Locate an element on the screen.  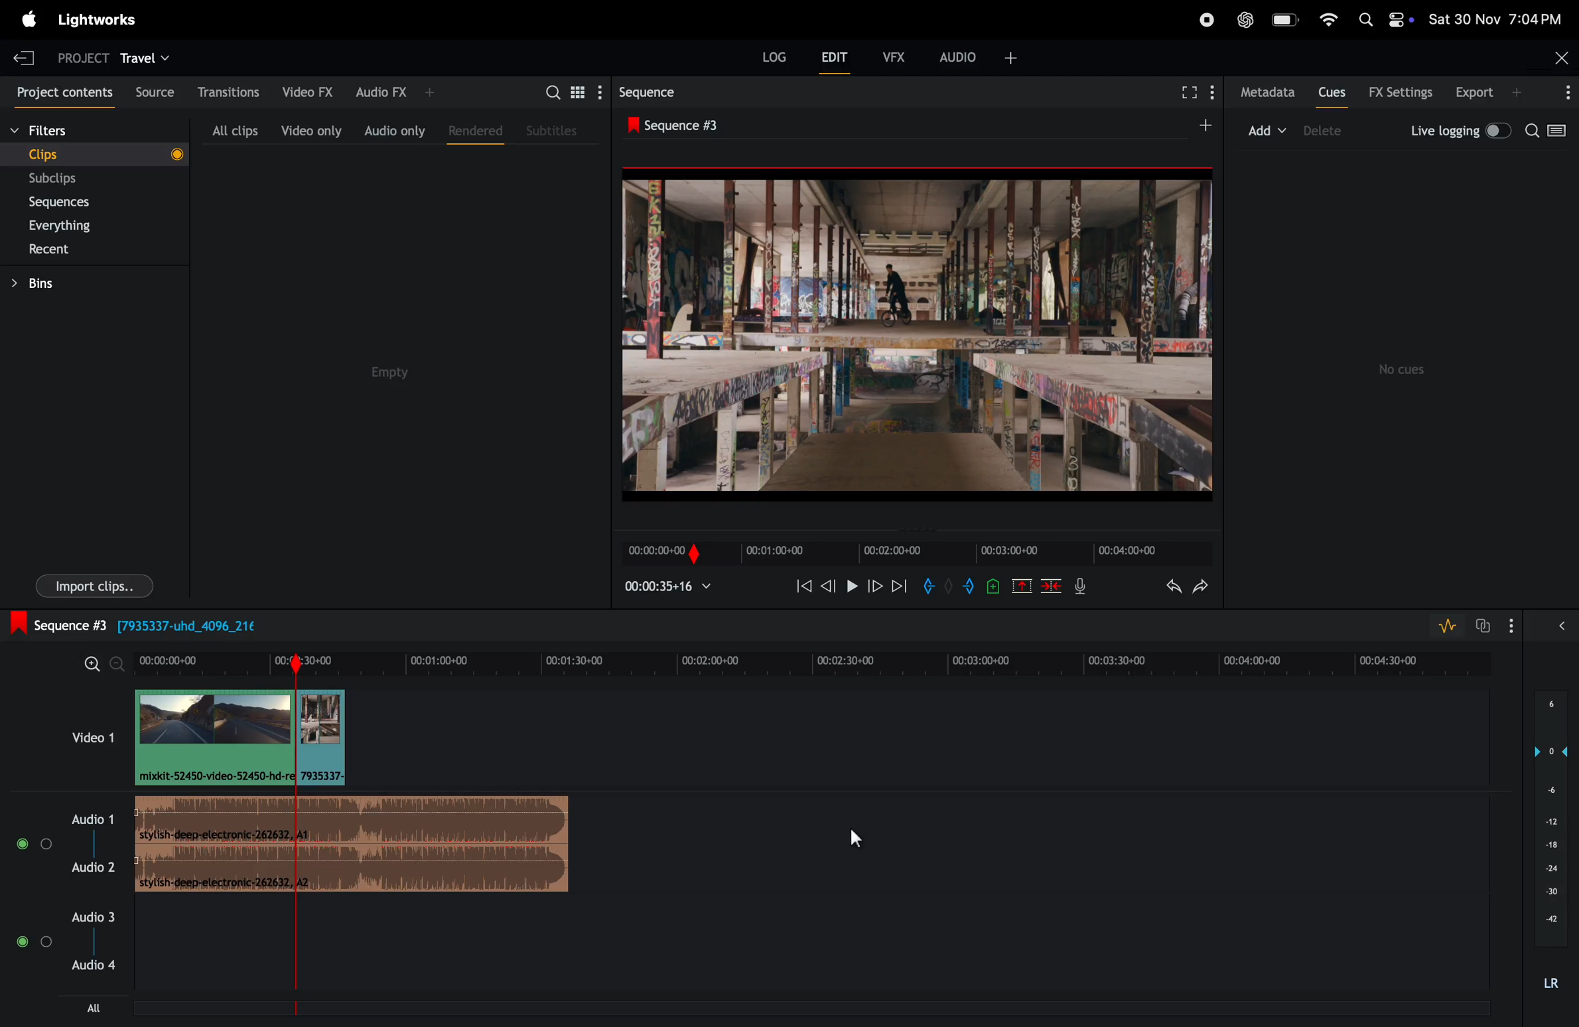
edit is located at coordinates (837, 58).